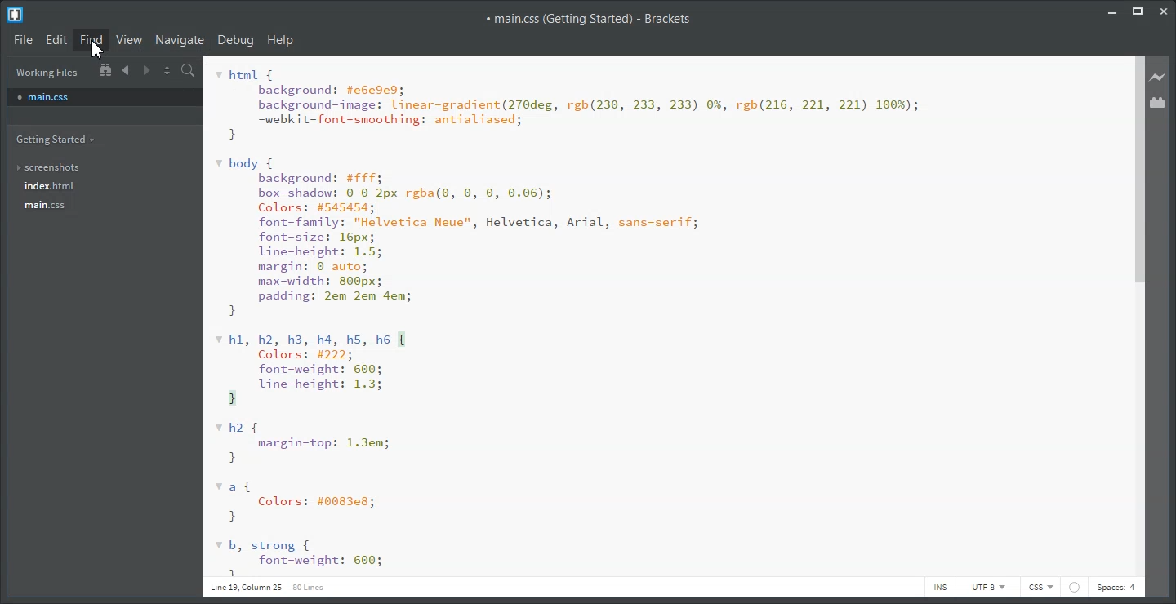 This screenshot has width=1176, height=604. Describe the element at coordinates (939, 587) in the screenshot. I see `INS` at that location.